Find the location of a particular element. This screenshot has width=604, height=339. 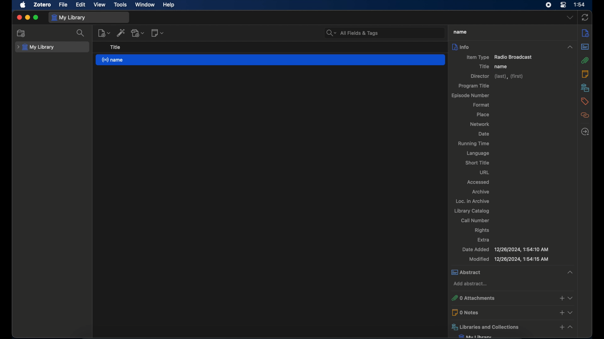

tools is located at coordinates (121, 4).